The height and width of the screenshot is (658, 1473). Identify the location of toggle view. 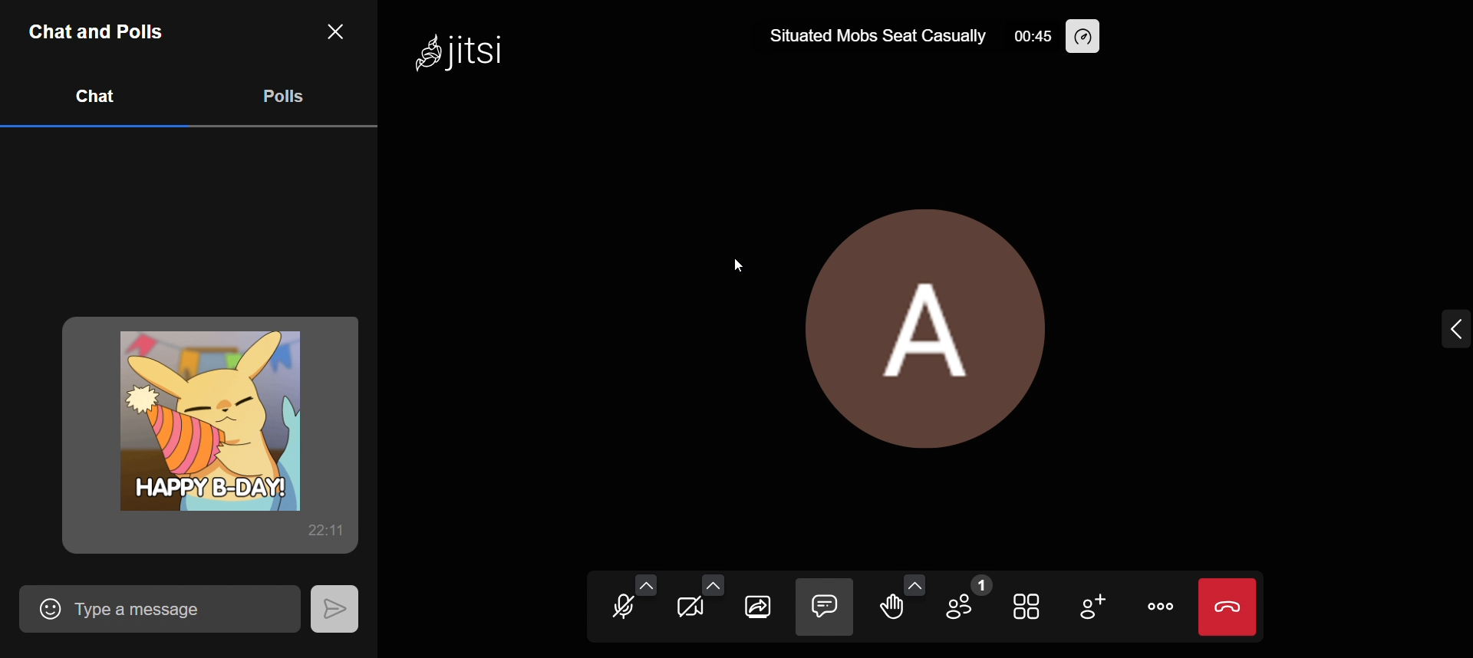
(1023, 603).